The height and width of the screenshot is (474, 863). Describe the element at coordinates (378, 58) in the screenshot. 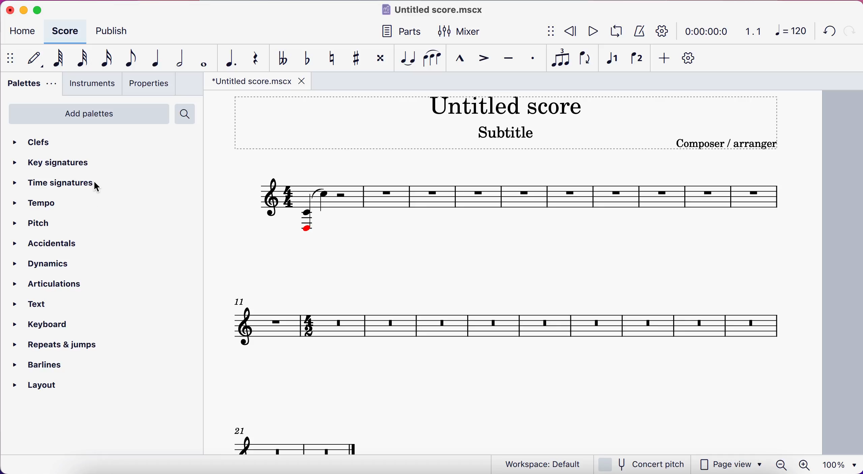

I see `toggle double sharp` at that location.